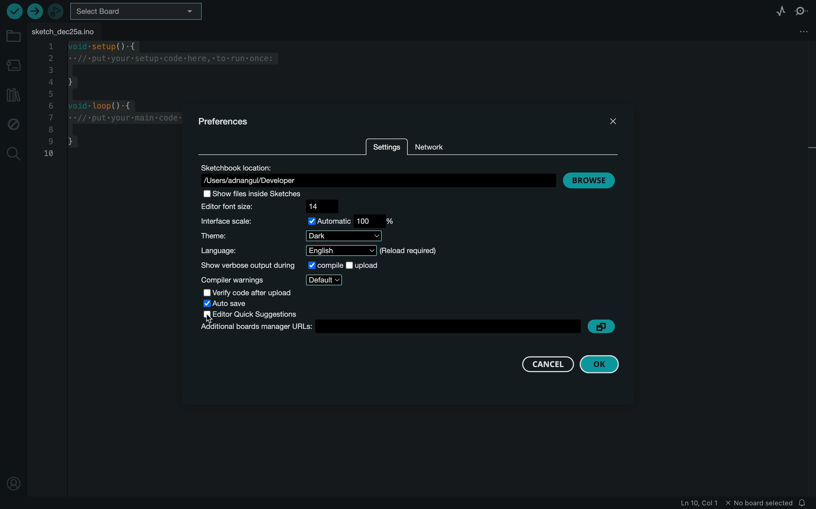 The width and height of the screenshot is (816, 509). I want to click on profile, so click(14, 479).